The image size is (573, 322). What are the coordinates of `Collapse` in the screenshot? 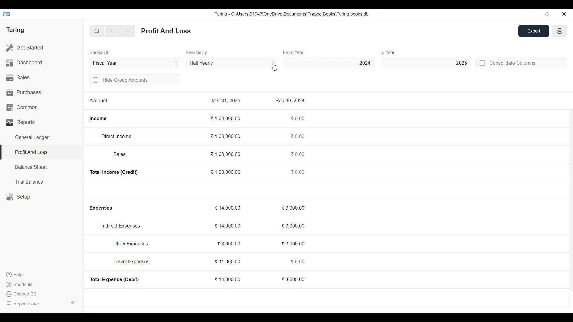 It's located at (73, 303).